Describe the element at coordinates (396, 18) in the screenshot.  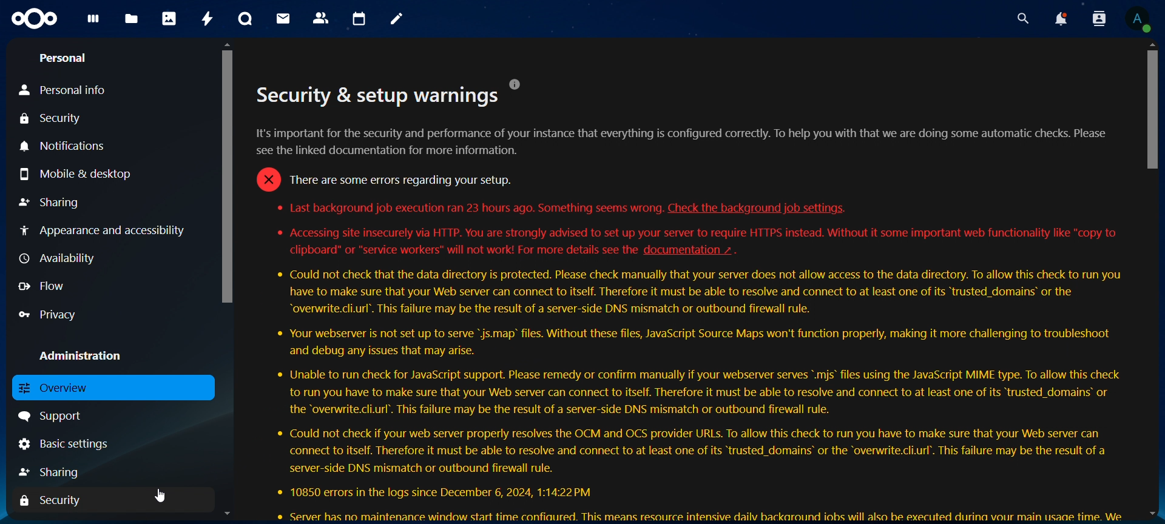
I see `notes` at that location.